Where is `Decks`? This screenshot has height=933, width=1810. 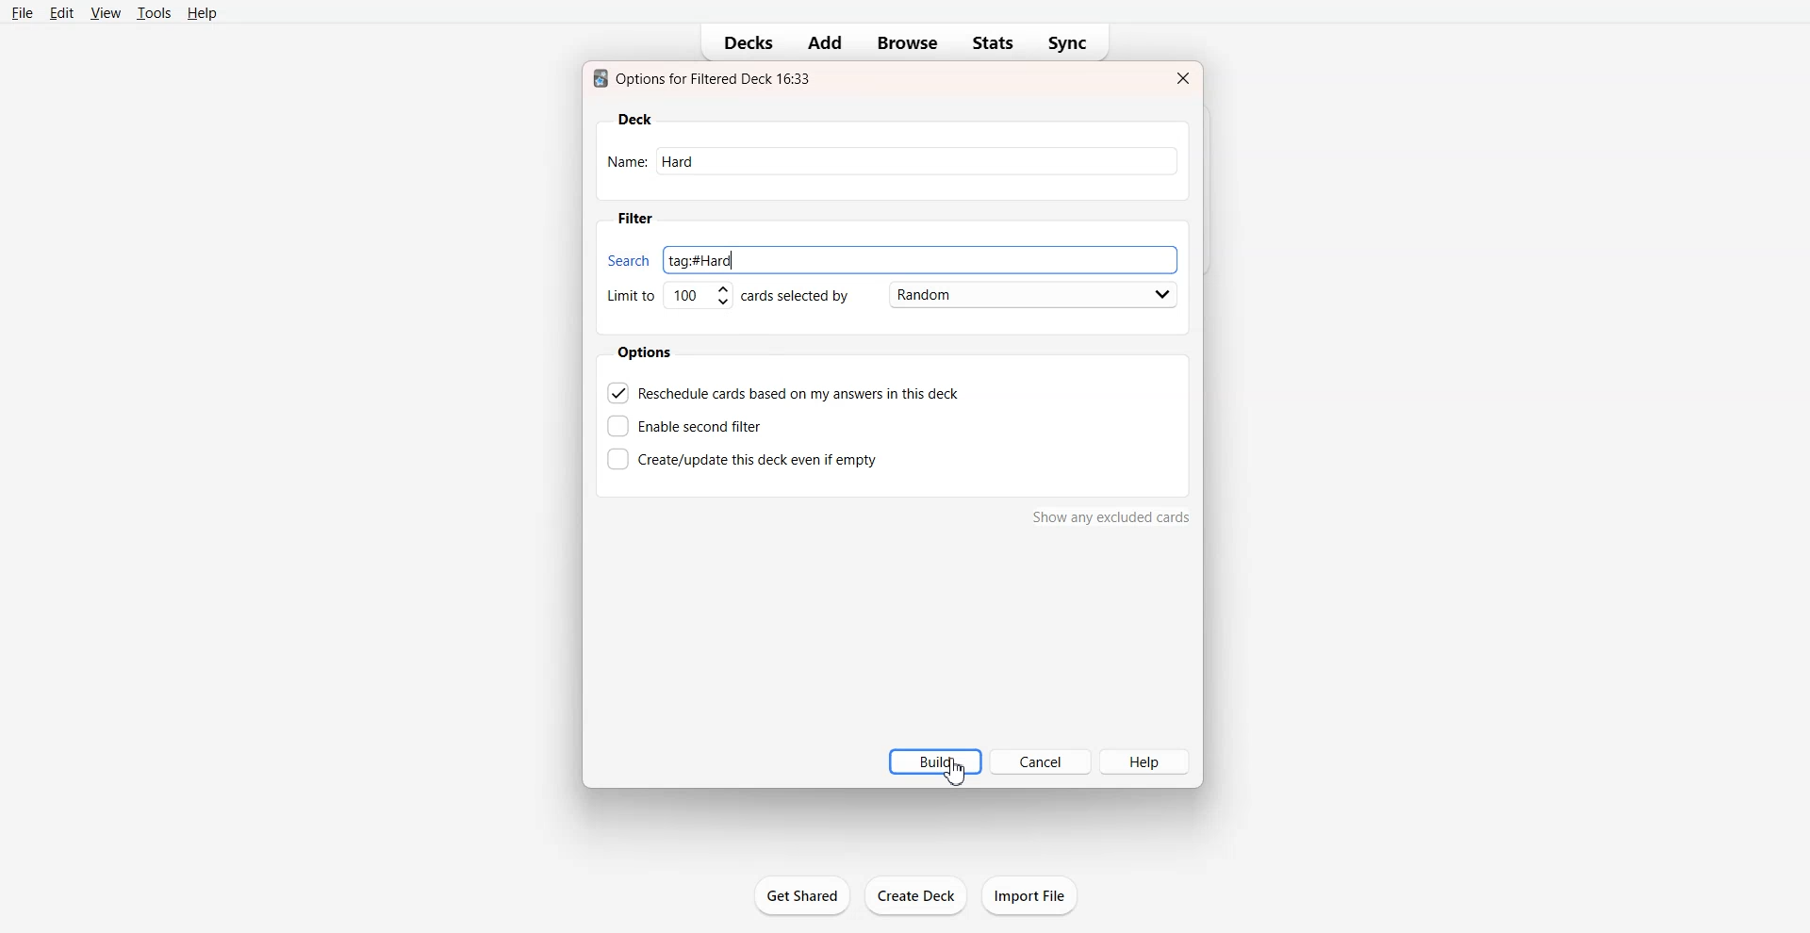 Decks is located at coordinates (742, 43).